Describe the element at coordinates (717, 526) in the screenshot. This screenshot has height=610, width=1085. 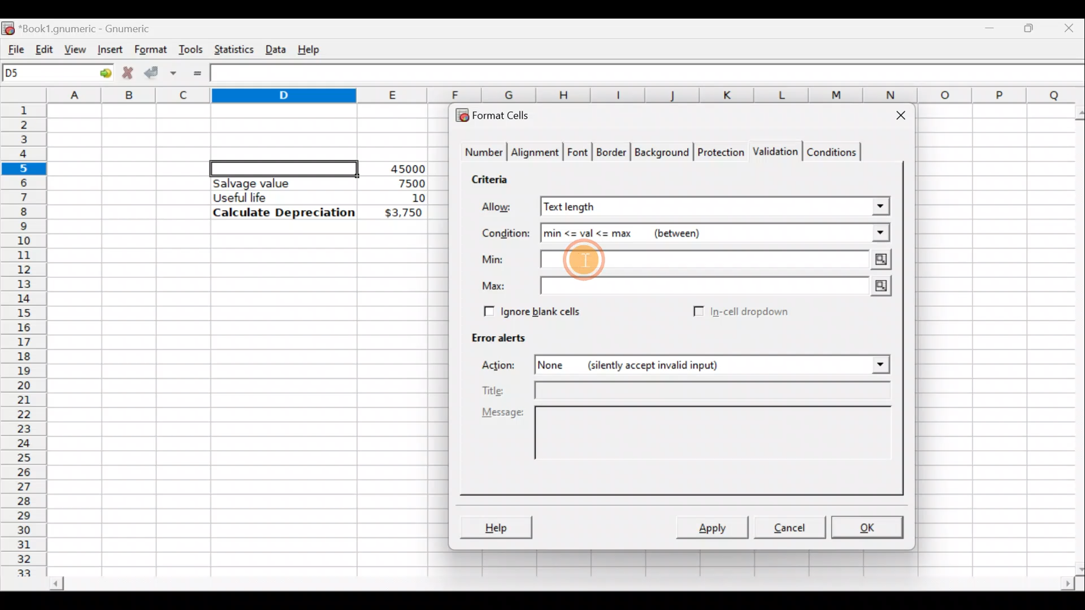
I see `Apply` at that location.